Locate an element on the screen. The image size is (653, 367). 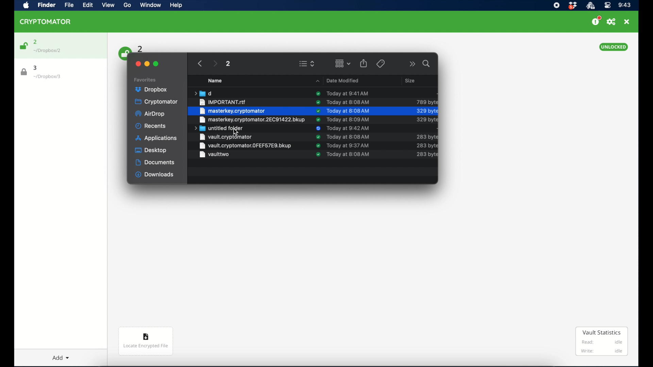
time is located at coordinates (624, 5).